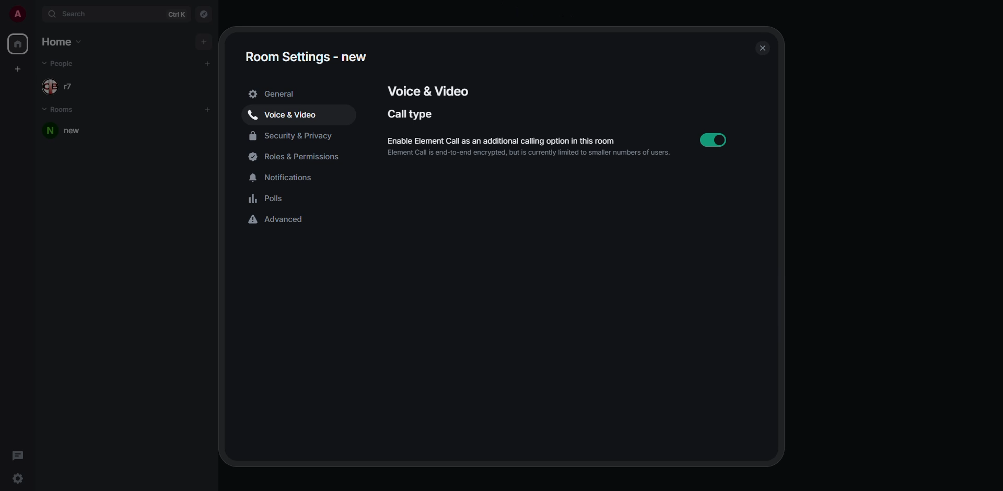 The image size is (1003, 491). I want to click on ctrl K, so click(177, 14).